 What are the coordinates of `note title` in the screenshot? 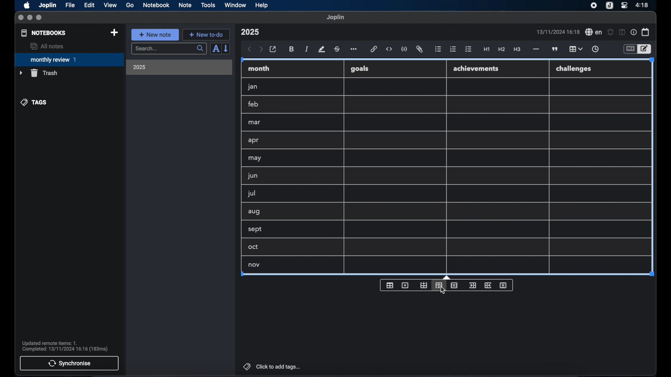 It's located at (250, 32).